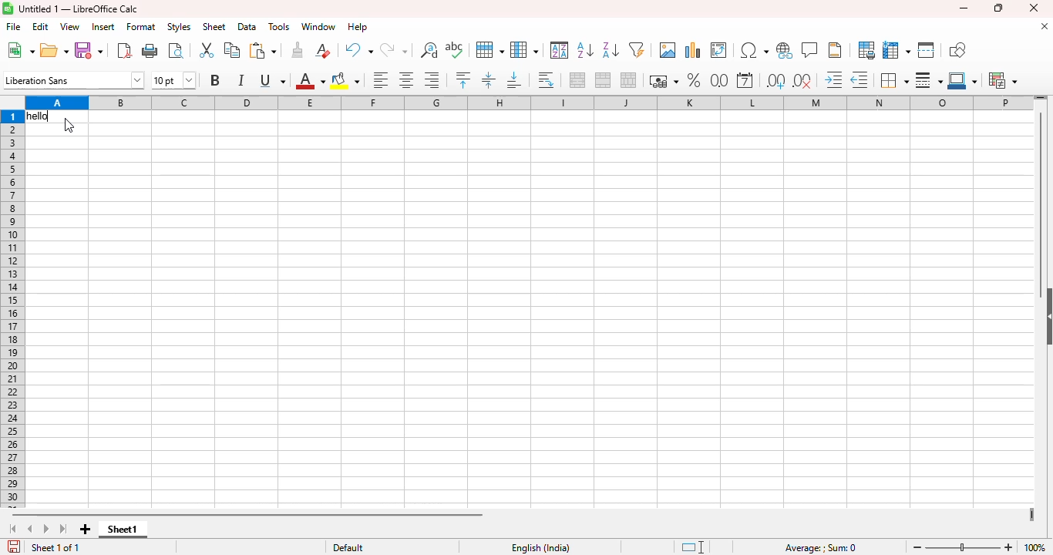 The height and width of the screenshot is (555, 1053). I want to click on decrease indent, so click(860, 80).